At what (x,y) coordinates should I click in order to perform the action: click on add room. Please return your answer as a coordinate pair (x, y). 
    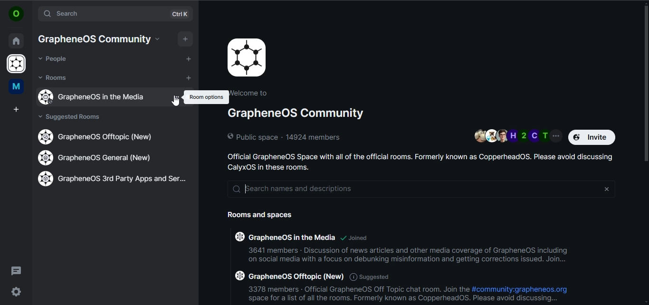
    Looking at the image, I should click on (190, 78).